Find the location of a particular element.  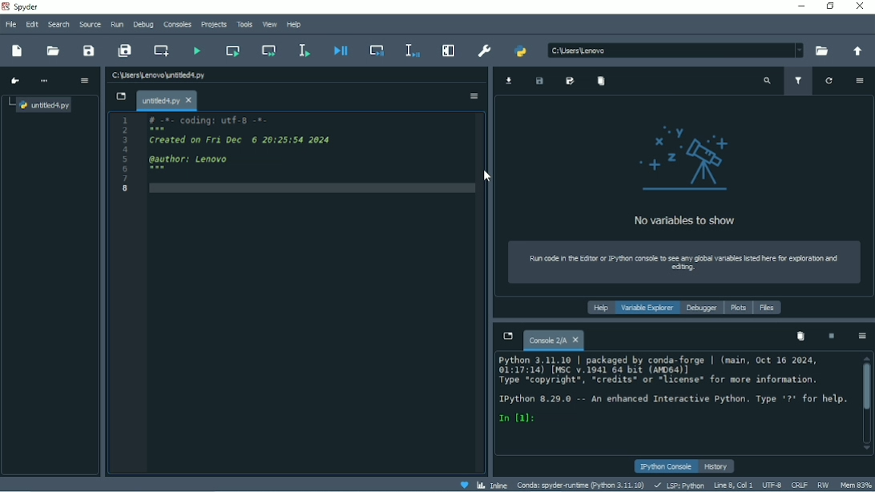

File is located at coordinates (10, 25).